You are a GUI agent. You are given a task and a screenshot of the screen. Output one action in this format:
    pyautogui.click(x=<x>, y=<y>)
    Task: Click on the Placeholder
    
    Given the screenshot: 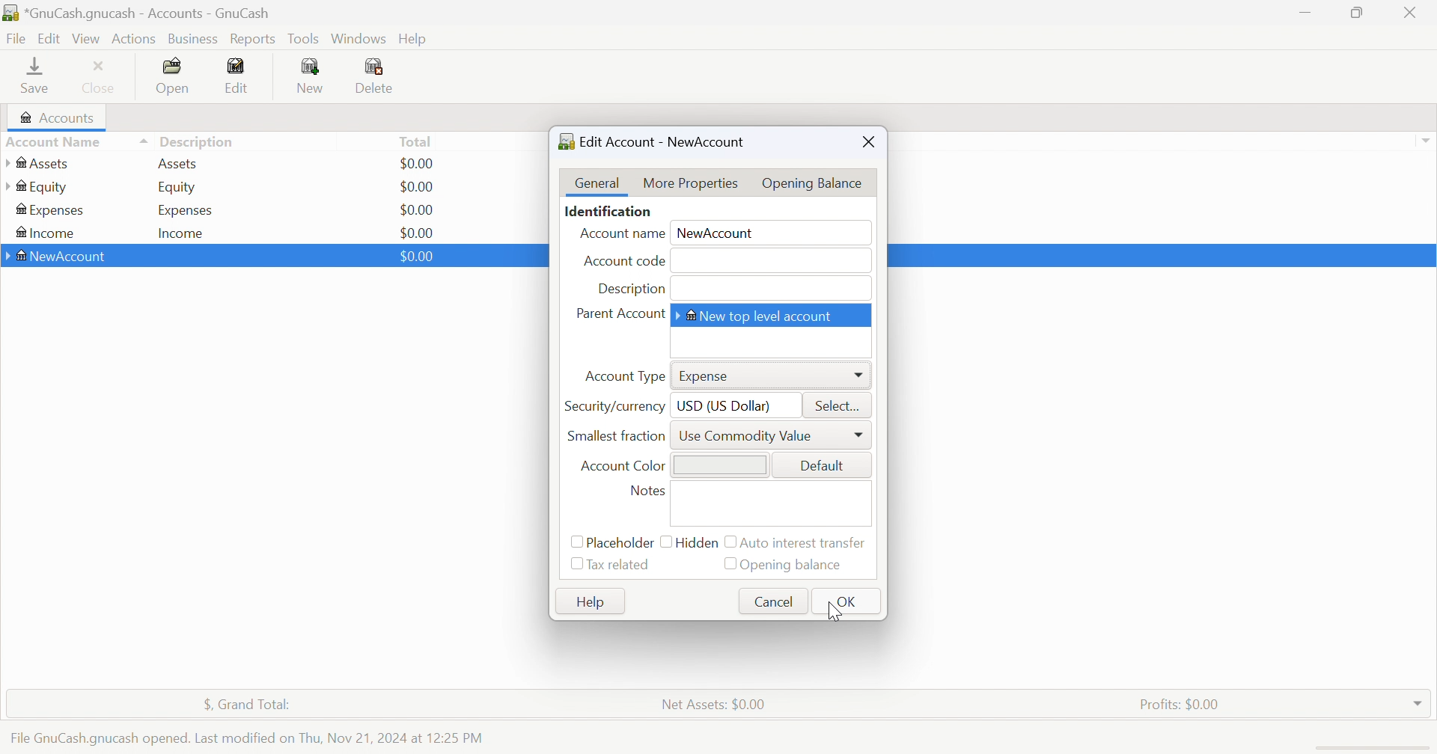 What is the action you would take?
    pyautogui.click(x=619, y=543)
    